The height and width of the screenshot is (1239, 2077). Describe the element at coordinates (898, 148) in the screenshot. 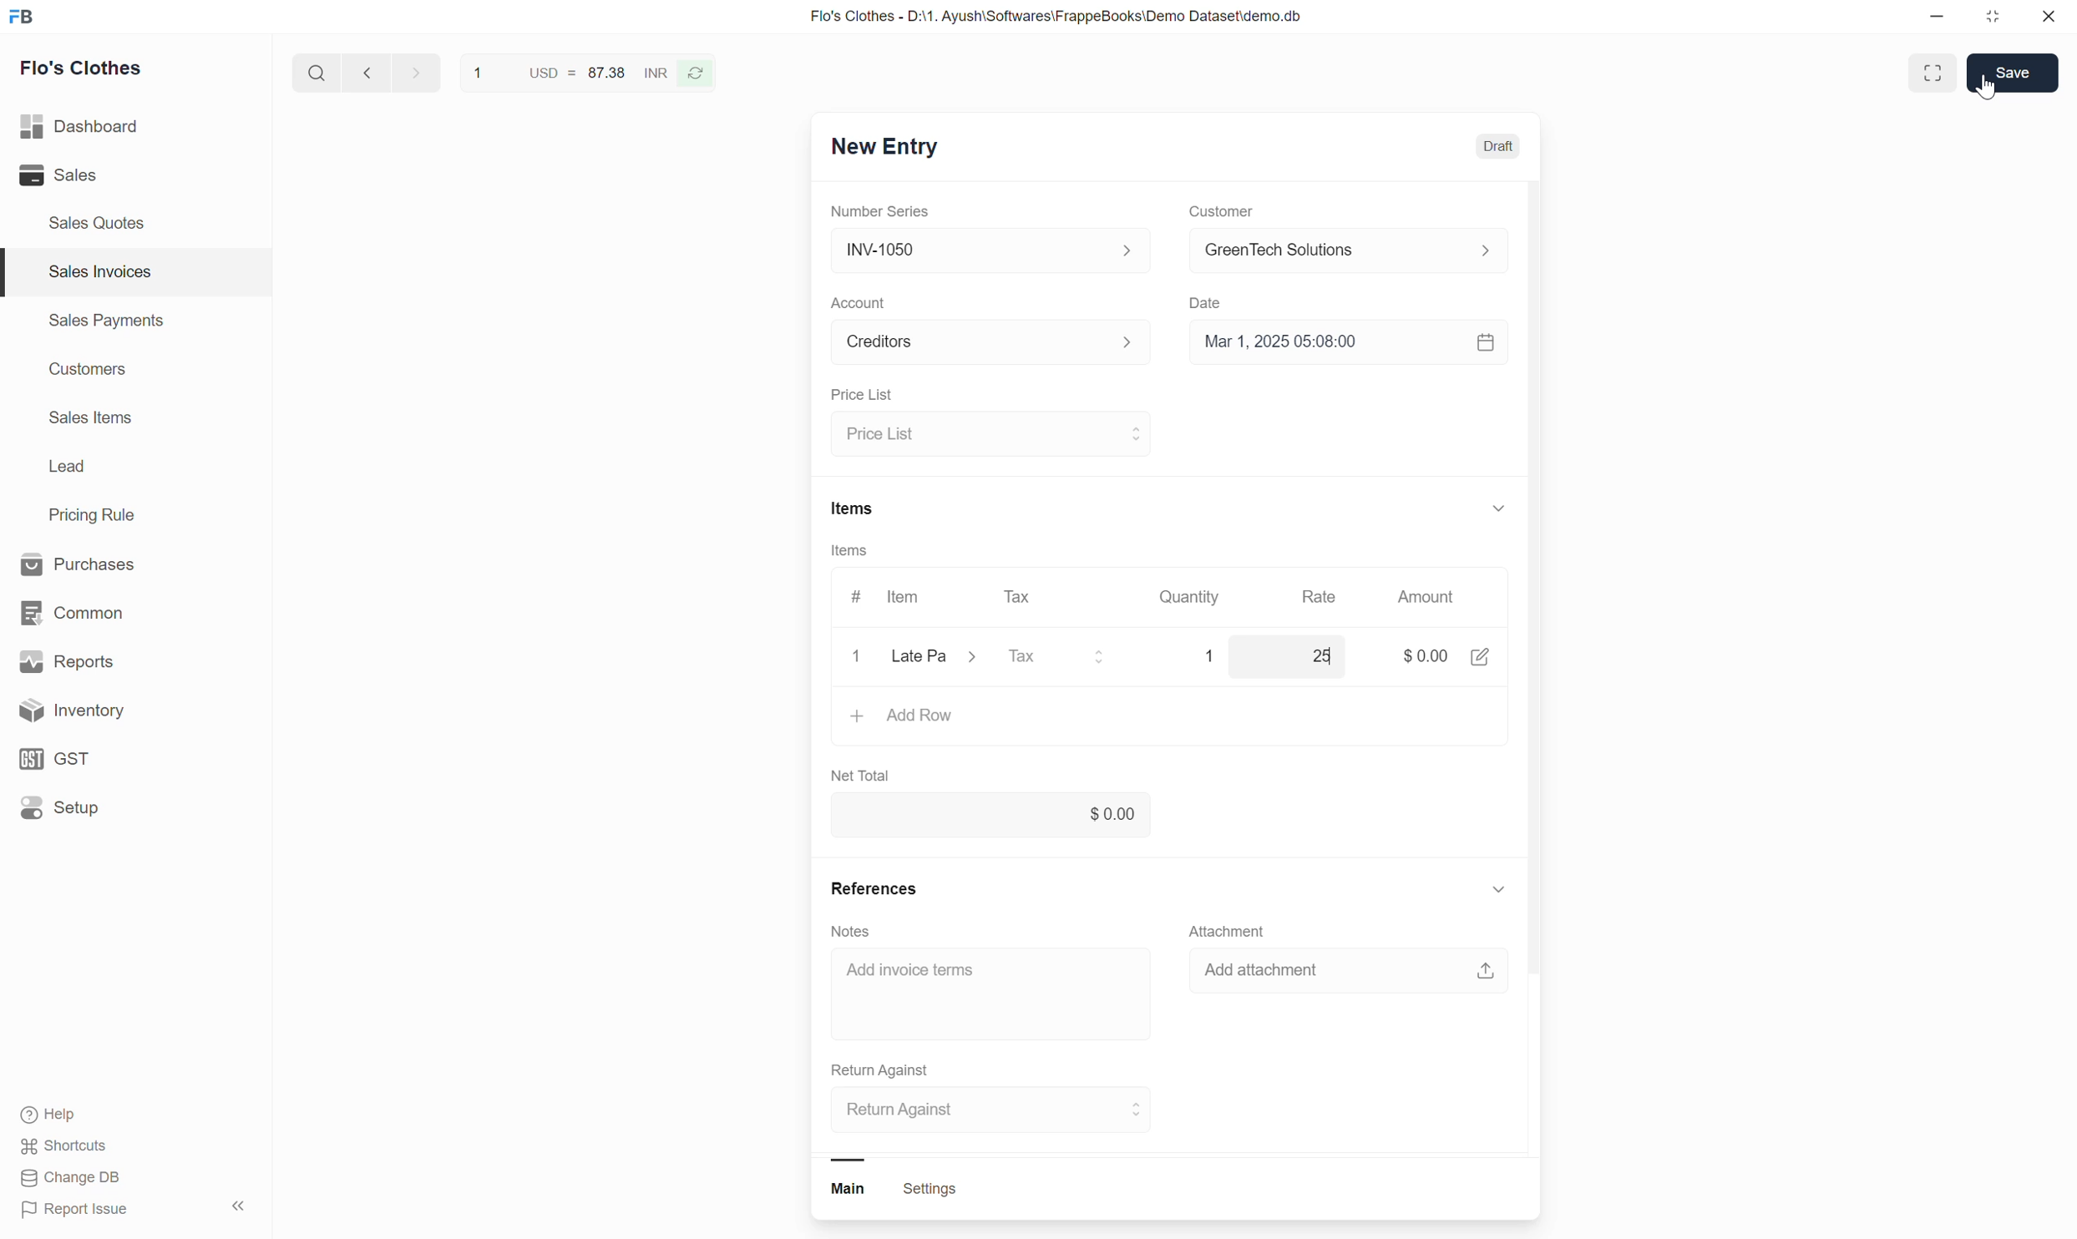

I see `New Entry` at that location.